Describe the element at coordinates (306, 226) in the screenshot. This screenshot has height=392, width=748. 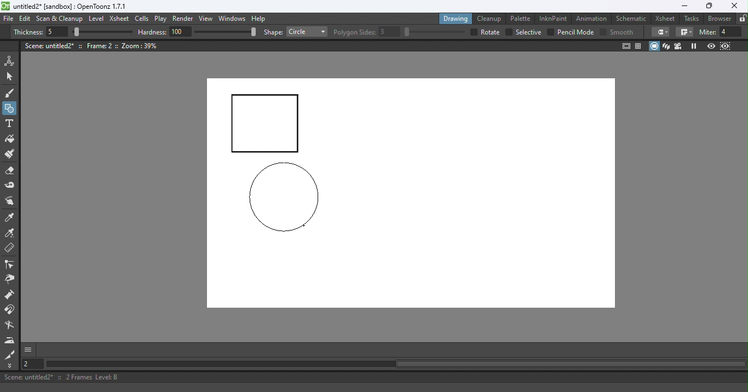
I see `Cursor` at that location.